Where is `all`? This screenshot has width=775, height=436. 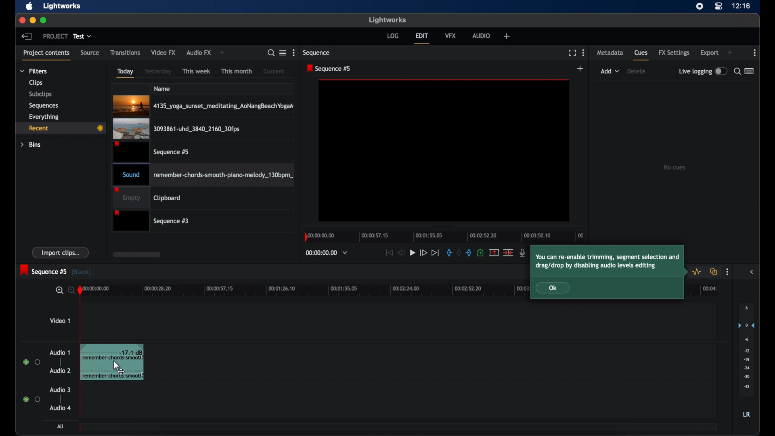 all is located at coordinates (61, 426).